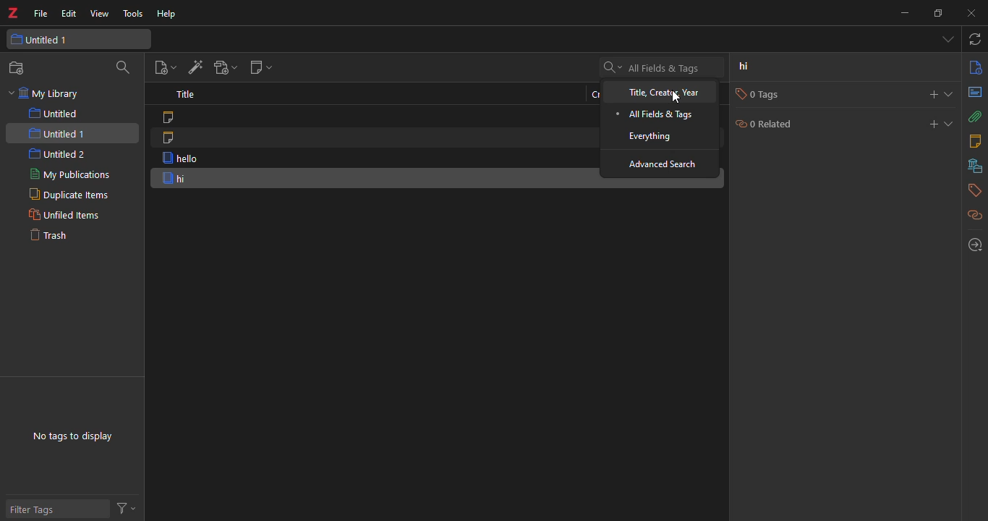 Image resolution: width=988 pixels, height=521 pixels. Describe the element at coordinates (974, 12) in the screenshot. I see `close` at that location.